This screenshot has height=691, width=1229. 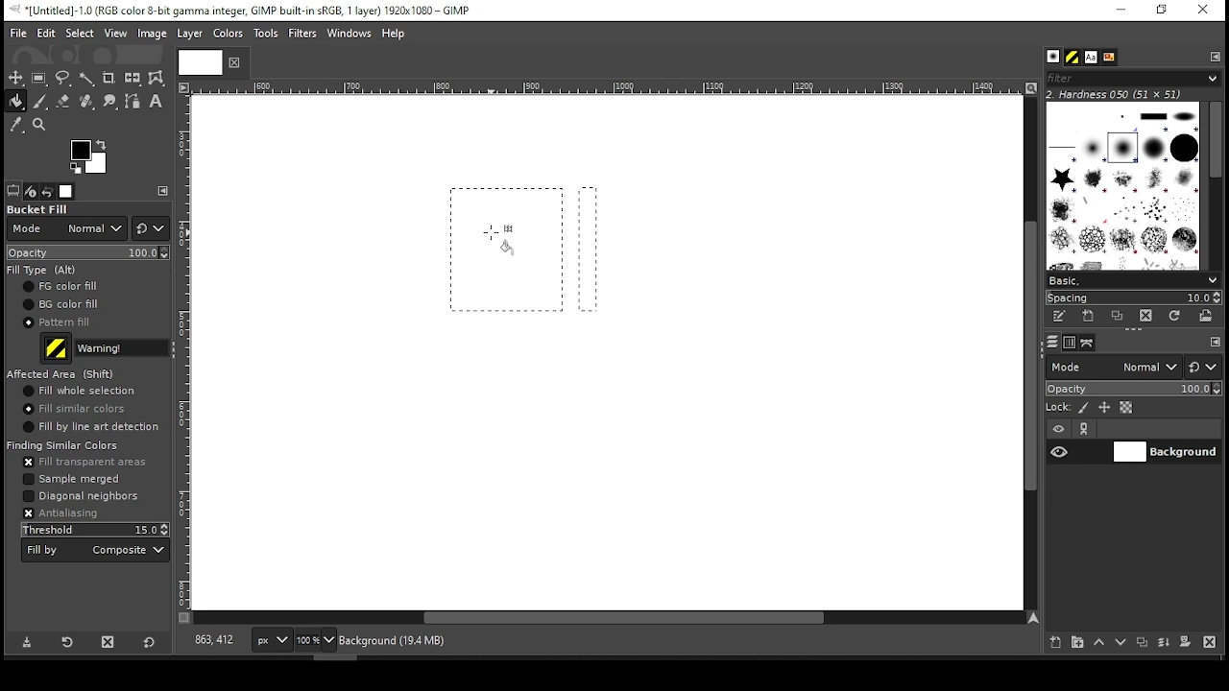 What do you see at coordinates (1185, 643) in the screenshot?
I see `mask  layer` at bounding box center [1185, 643].